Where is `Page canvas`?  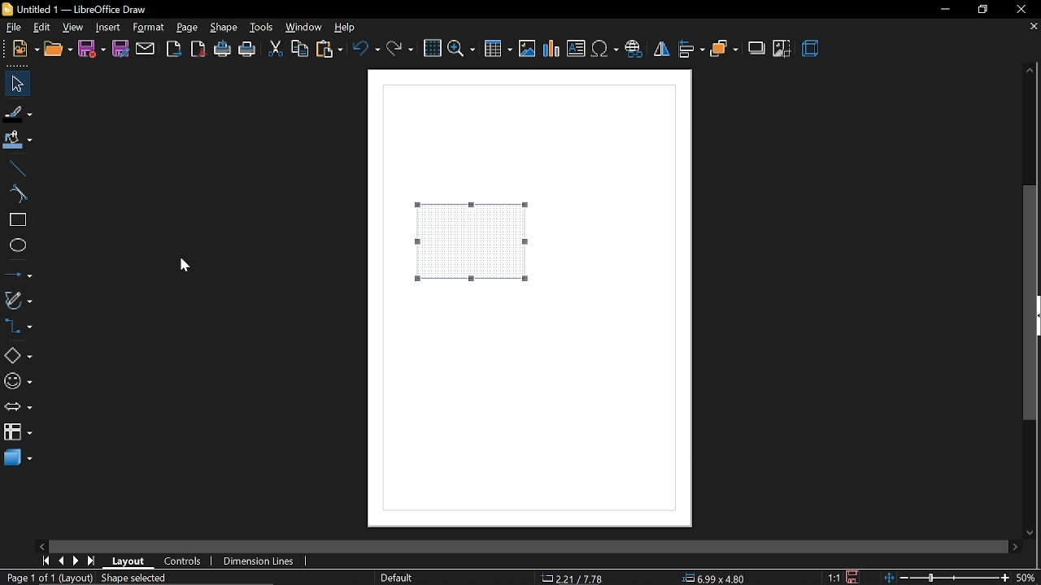 Page canvas is located at coordinates (530, 409).